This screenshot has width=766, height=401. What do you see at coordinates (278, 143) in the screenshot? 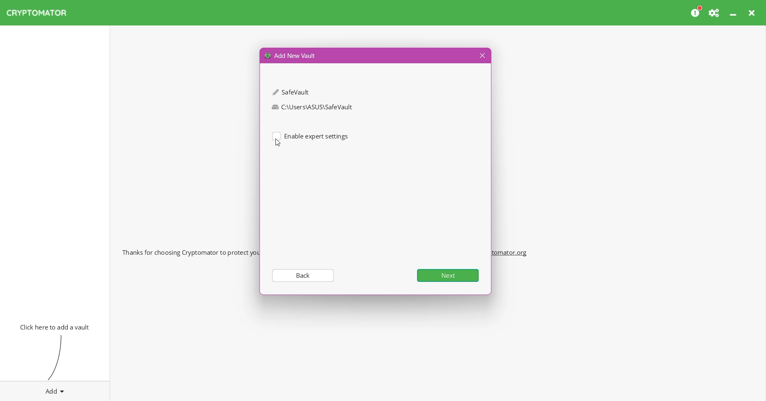
I see `Cursor` at bounding box center [278, 143].